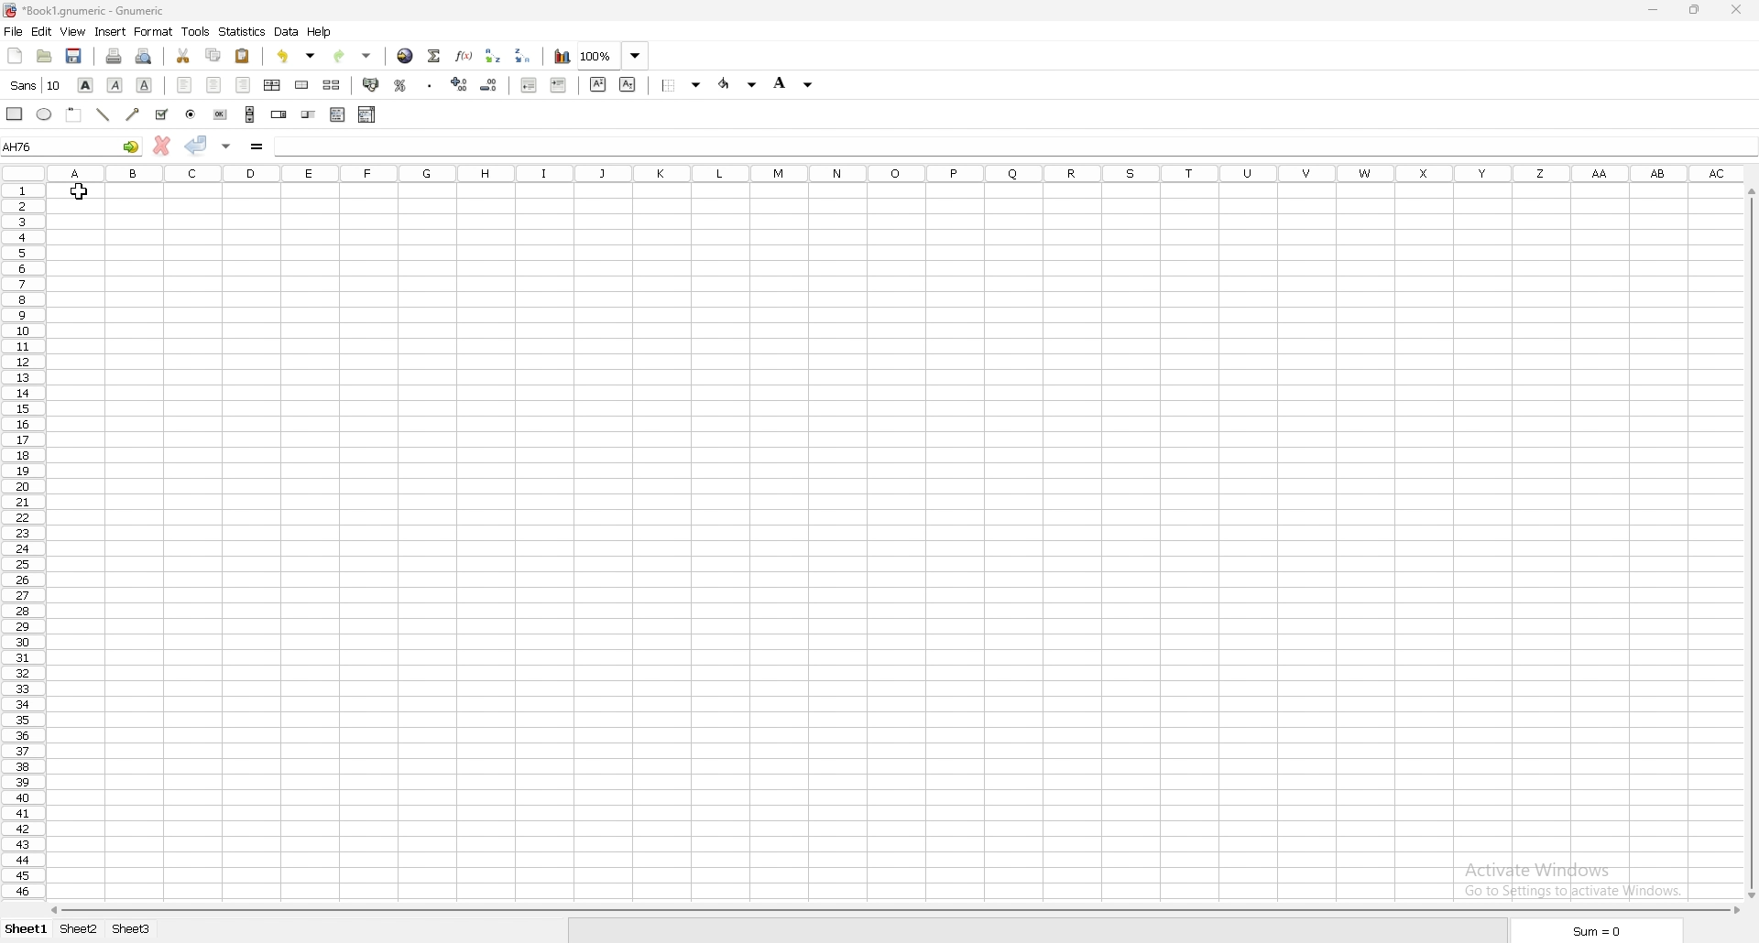  I want to click on insert, so click(112, 31).